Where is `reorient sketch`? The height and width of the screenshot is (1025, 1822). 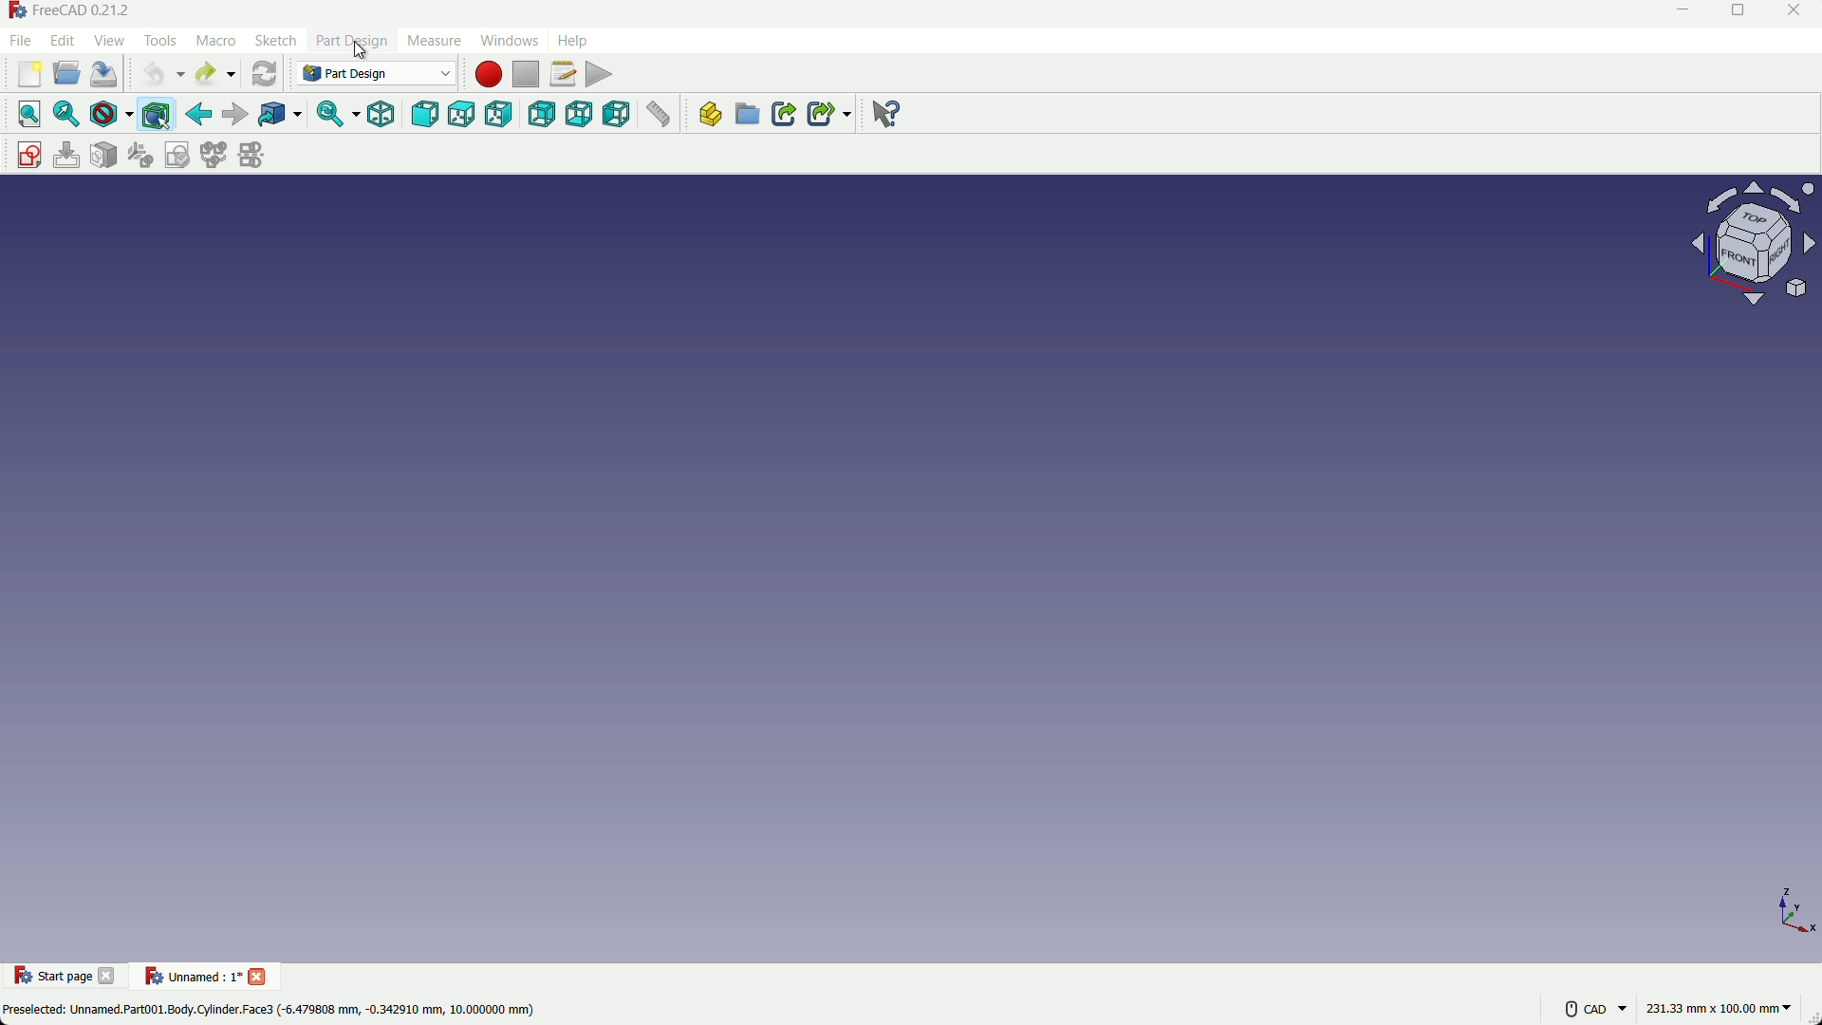
reorient sketch is located at coordinates (139, 155).